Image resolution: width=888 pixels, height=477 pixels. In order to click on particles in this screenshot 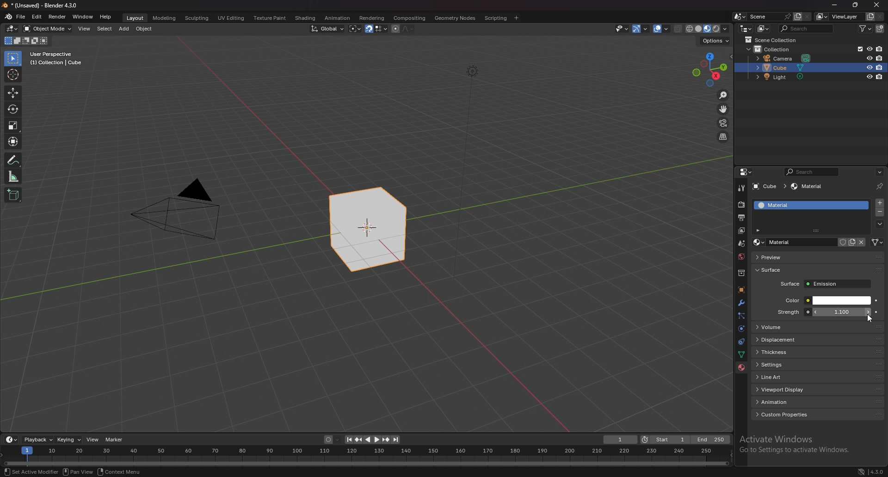, I will do `click(741, 316)`.